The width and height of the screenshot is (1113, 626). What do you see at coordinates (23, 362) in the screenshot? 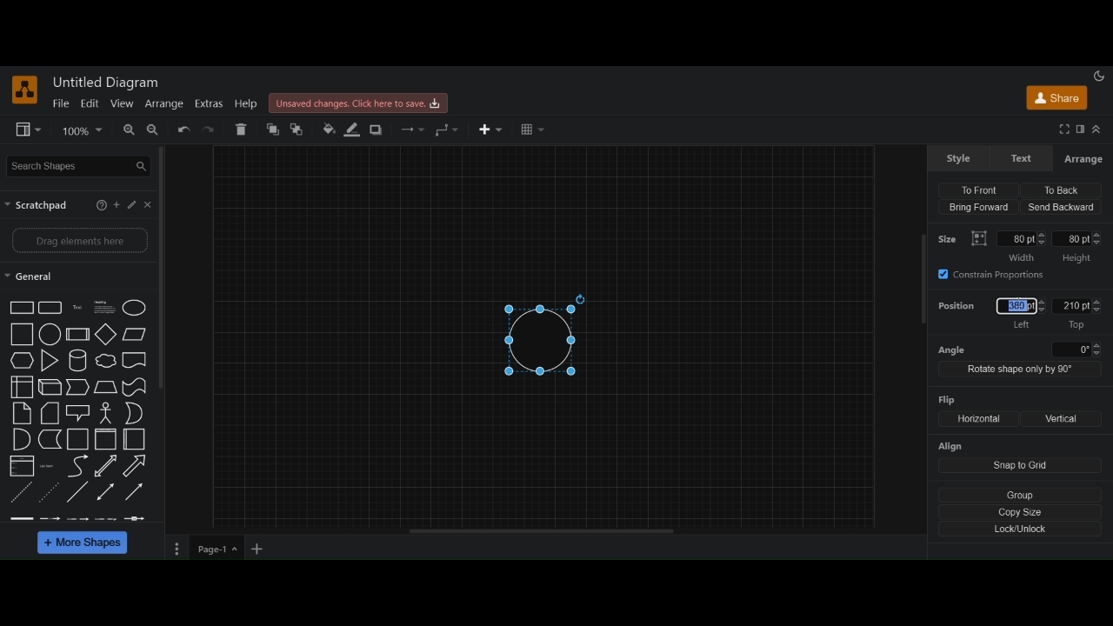
I see `hexagon` at bounding box center [23, 362].